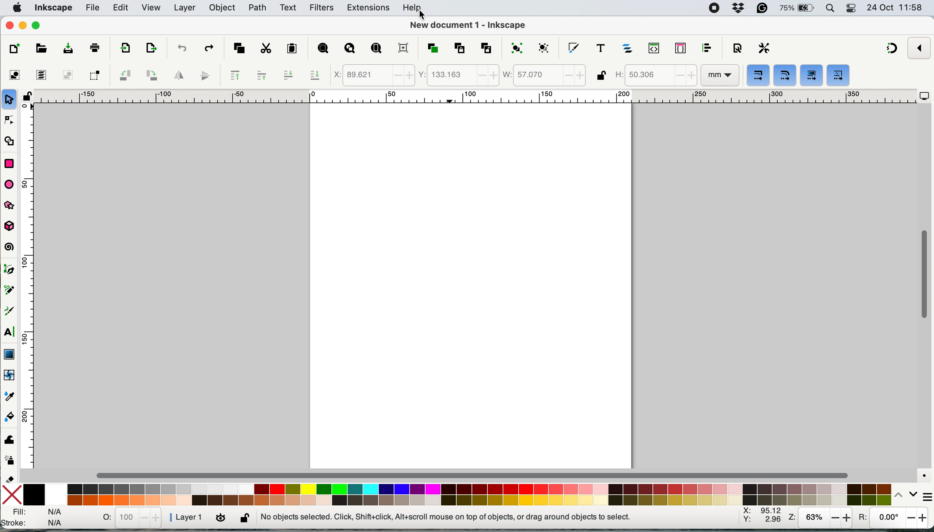 This screenshot has width=934, height=532. Describe the element at coordinates (470, 474) in the screenshot. I see `horizontal scroll bar` at that location.